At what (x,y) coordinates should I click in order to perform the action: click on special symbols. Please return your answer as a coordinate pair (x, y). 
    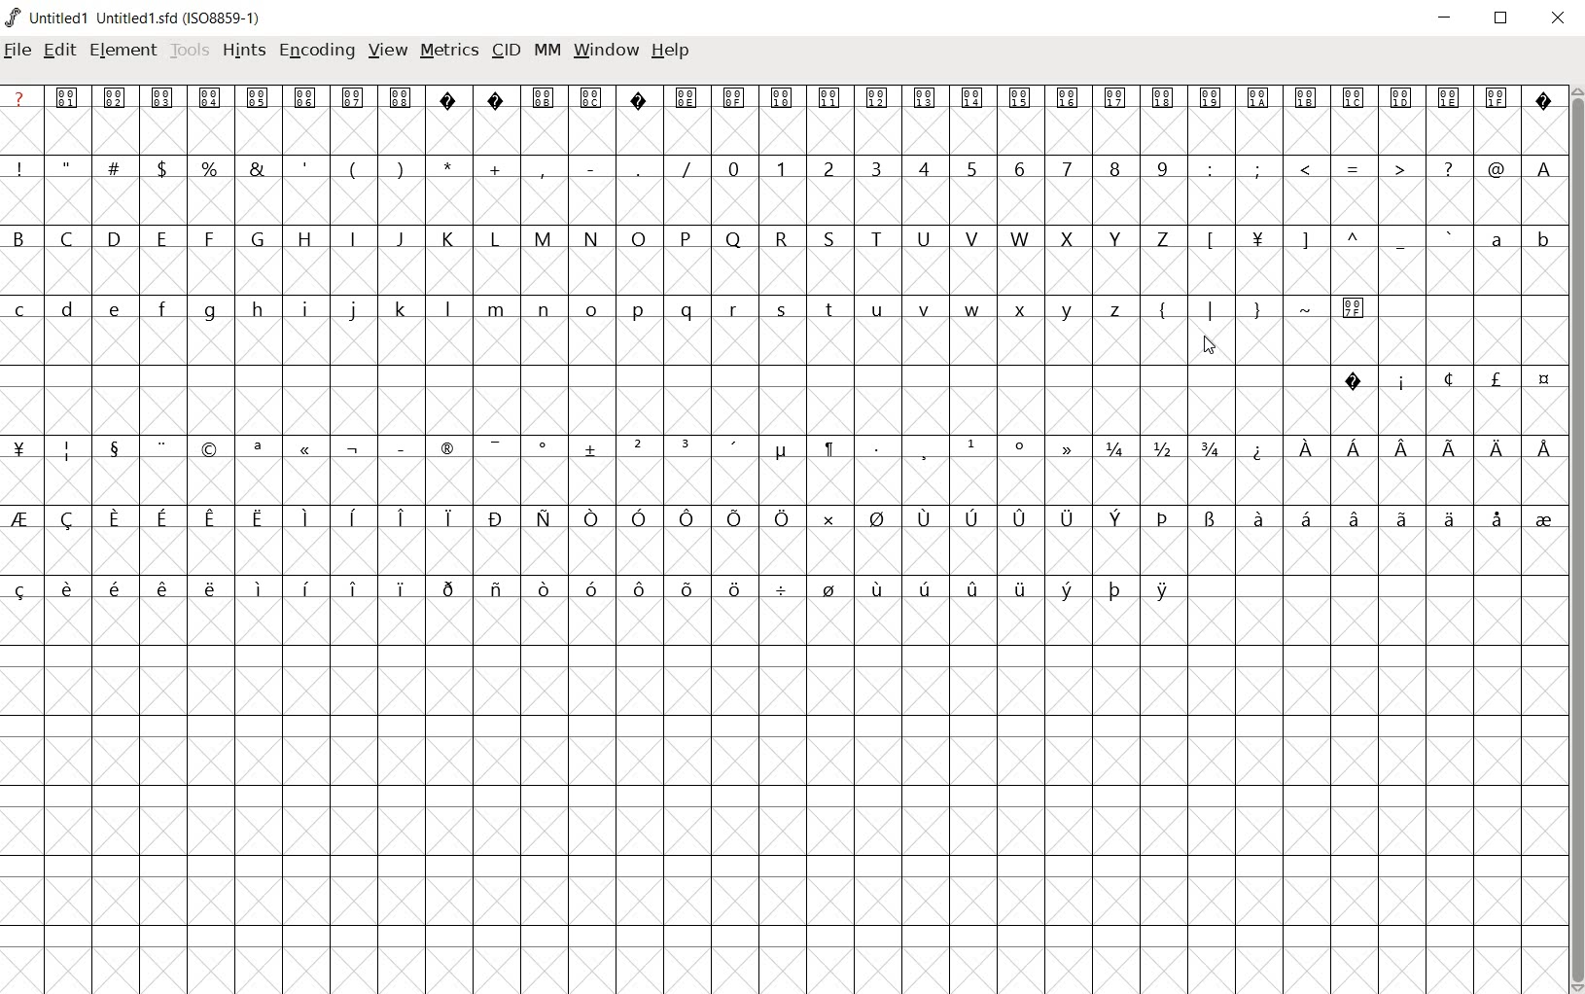
    Looking at the image, I should click on (773, 448).